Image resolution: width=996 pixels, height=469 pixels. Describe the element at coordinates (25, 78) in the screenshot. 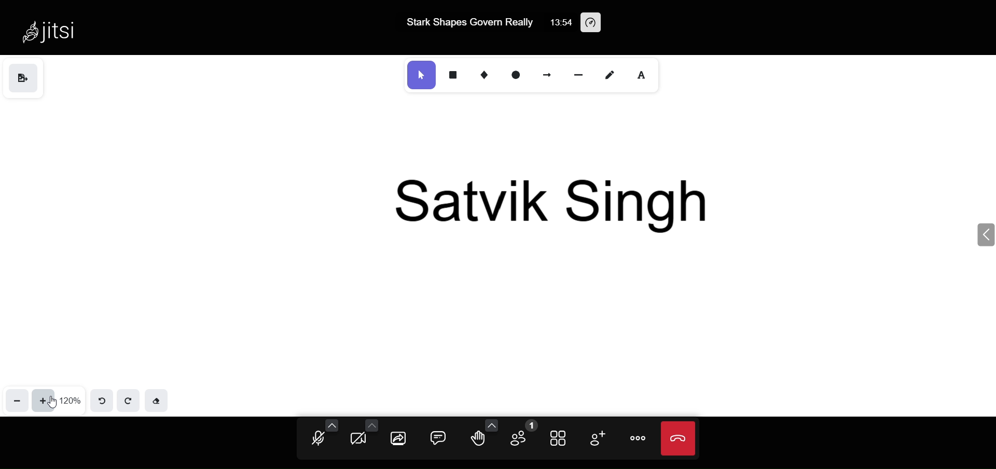

I see `save as image` at that location.